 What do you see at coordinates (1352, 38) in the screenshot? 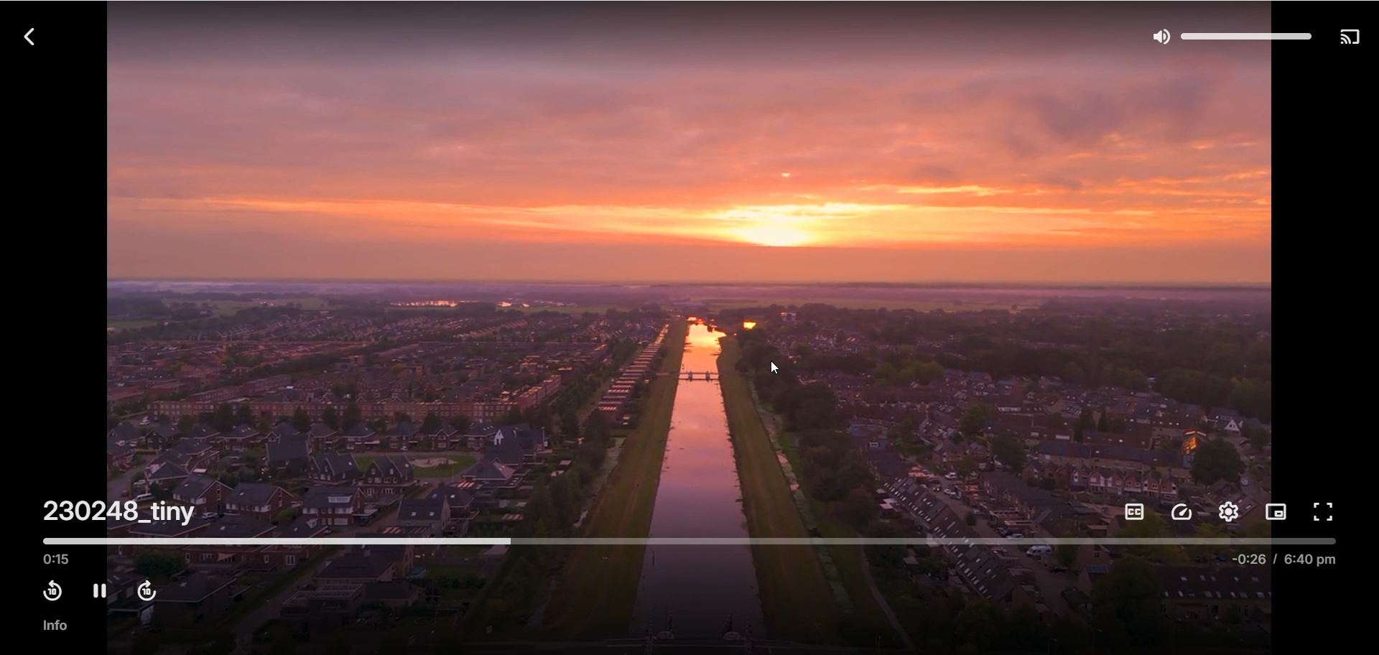
I see `play on another device` at bounding box center [1352, 38].